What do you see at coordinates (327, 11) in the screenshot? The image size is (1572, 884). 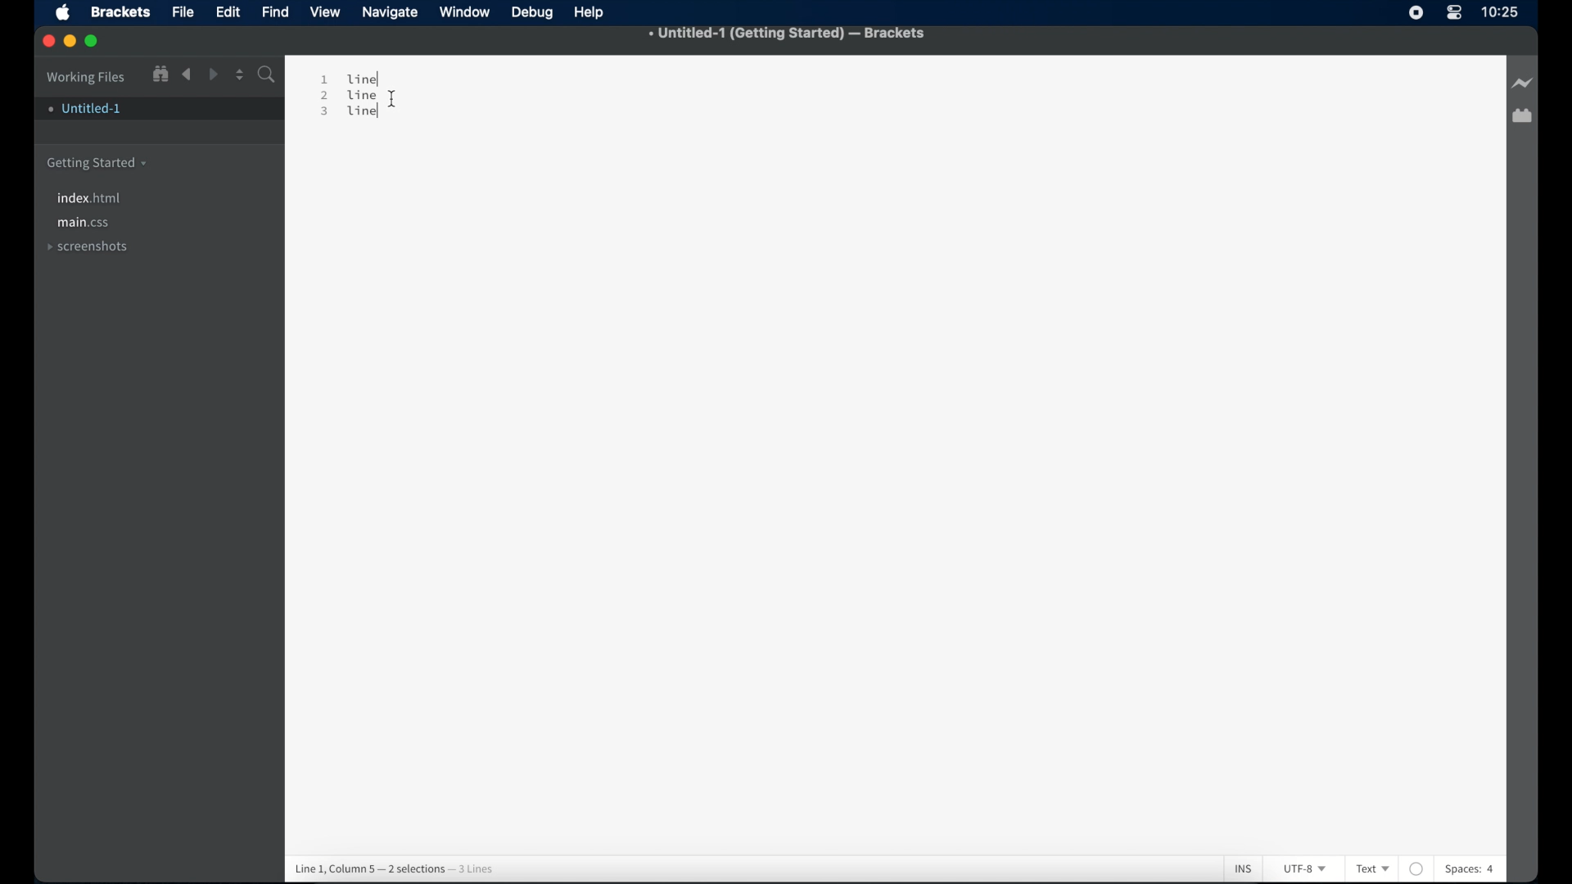 I see `view` at bounding box center [327, 11].